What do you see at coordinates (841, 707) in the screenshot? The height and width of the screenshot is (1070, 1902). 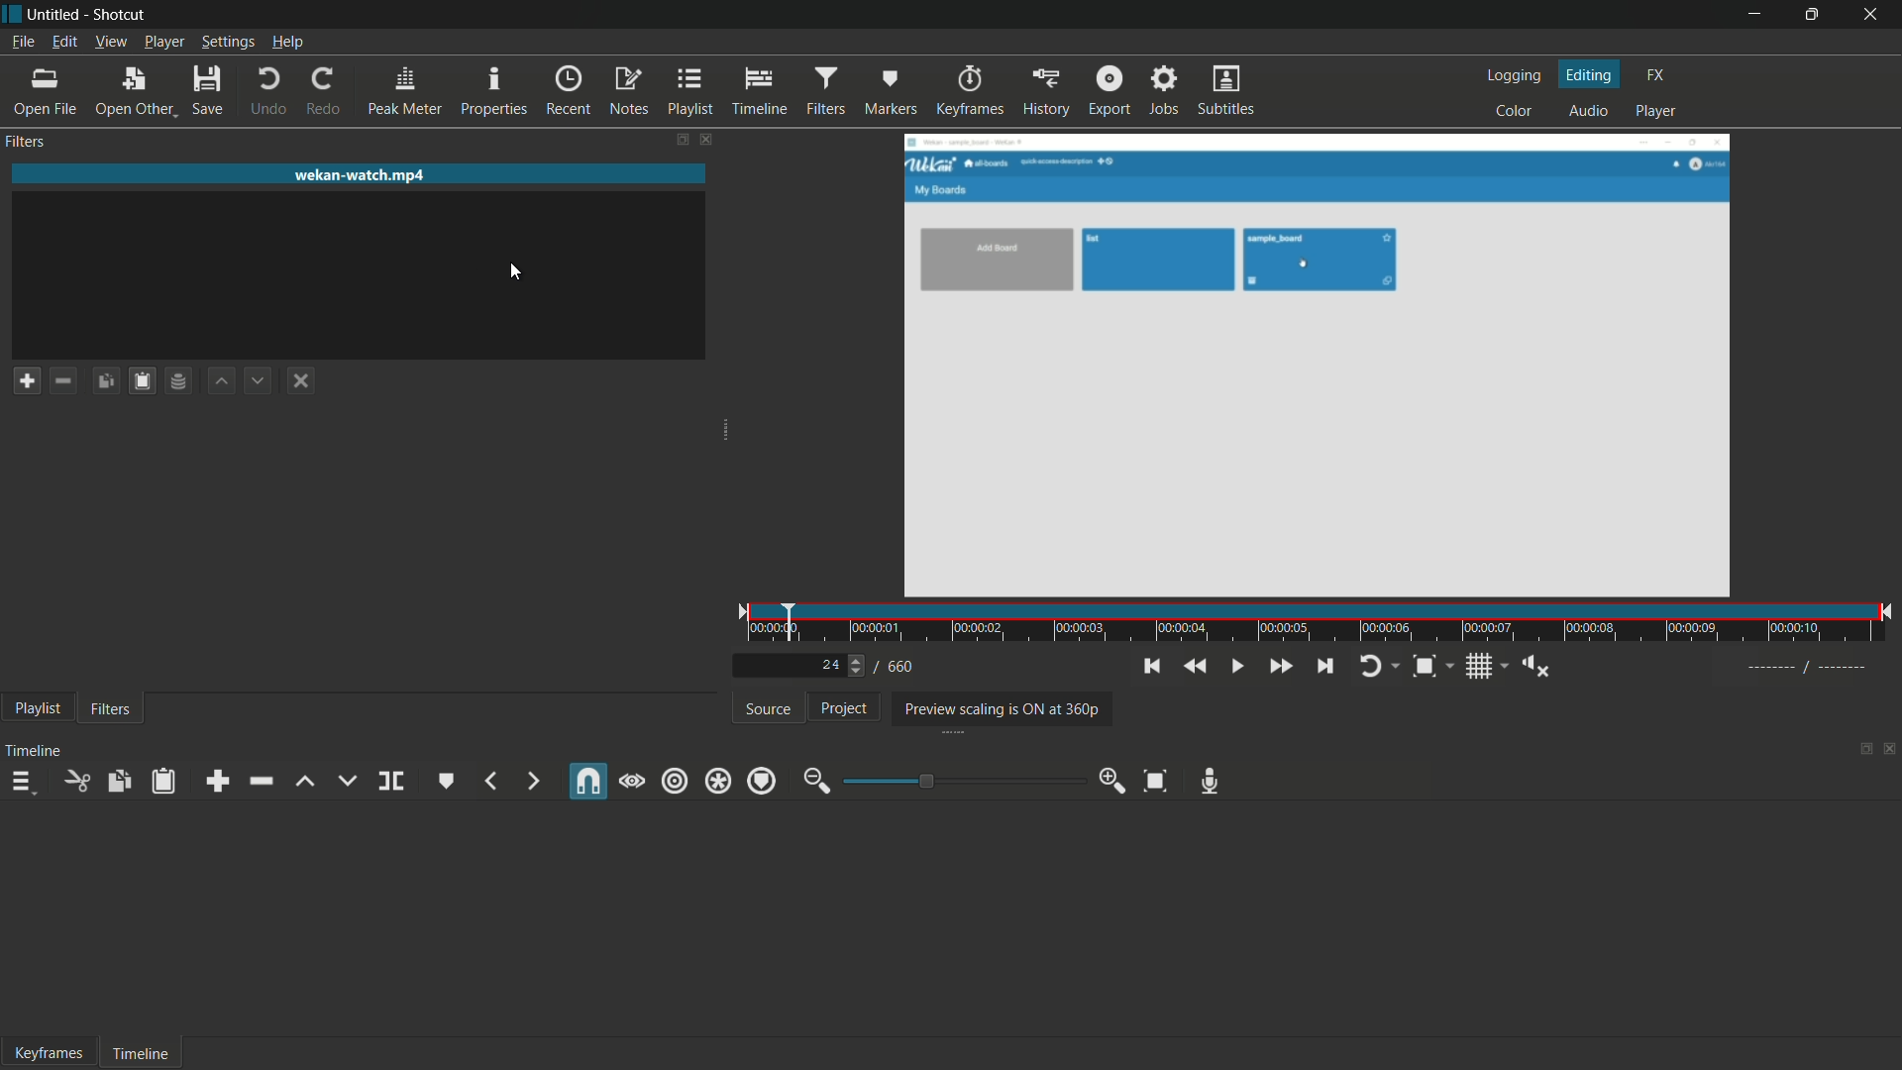 I see `project` at bounding box center [841, 707].